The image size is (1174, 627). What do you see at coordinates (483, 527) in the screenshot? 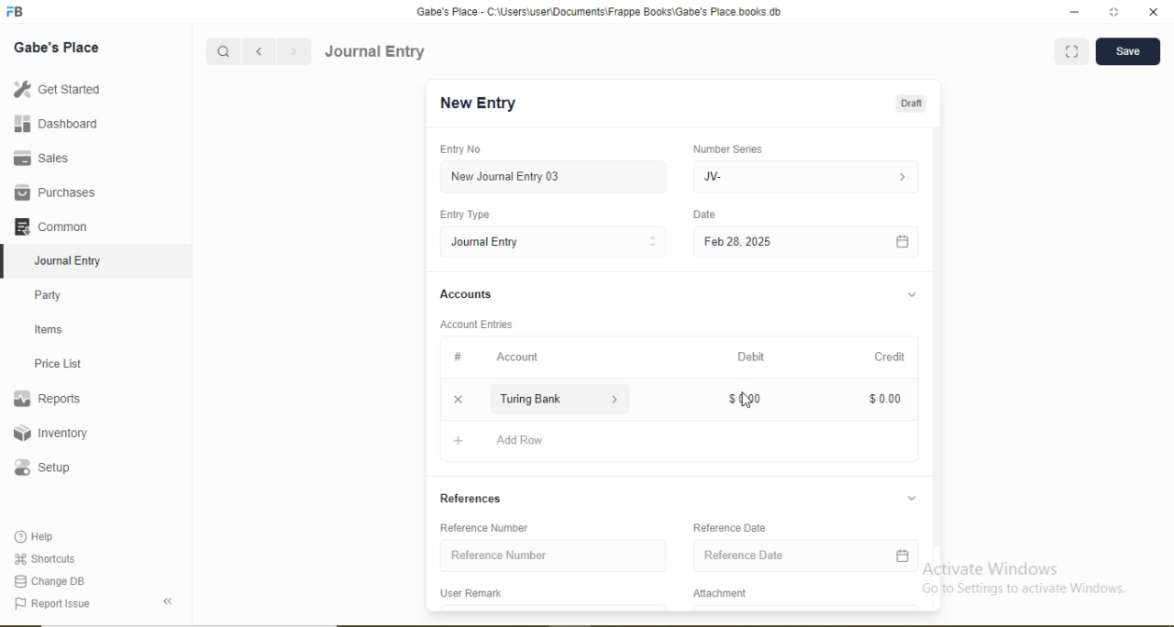
I see `Reference Number` at bounding box center [483, 527].